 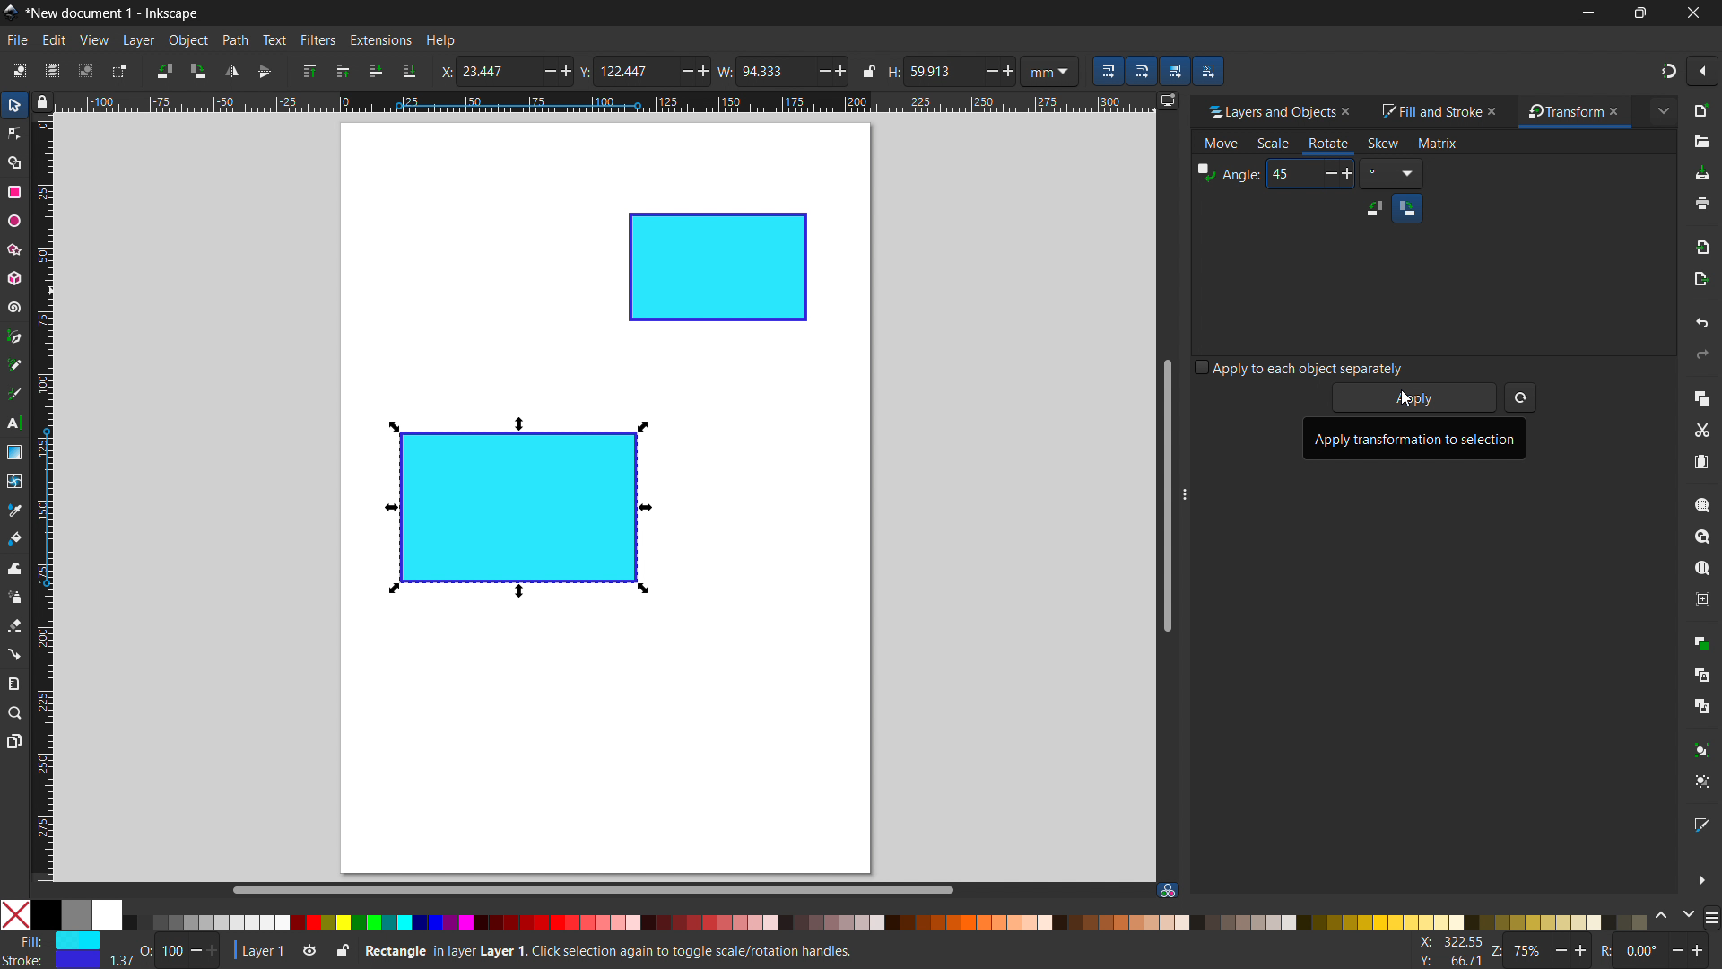 I want to click on H: 59.913, so click(x=924, y=71).